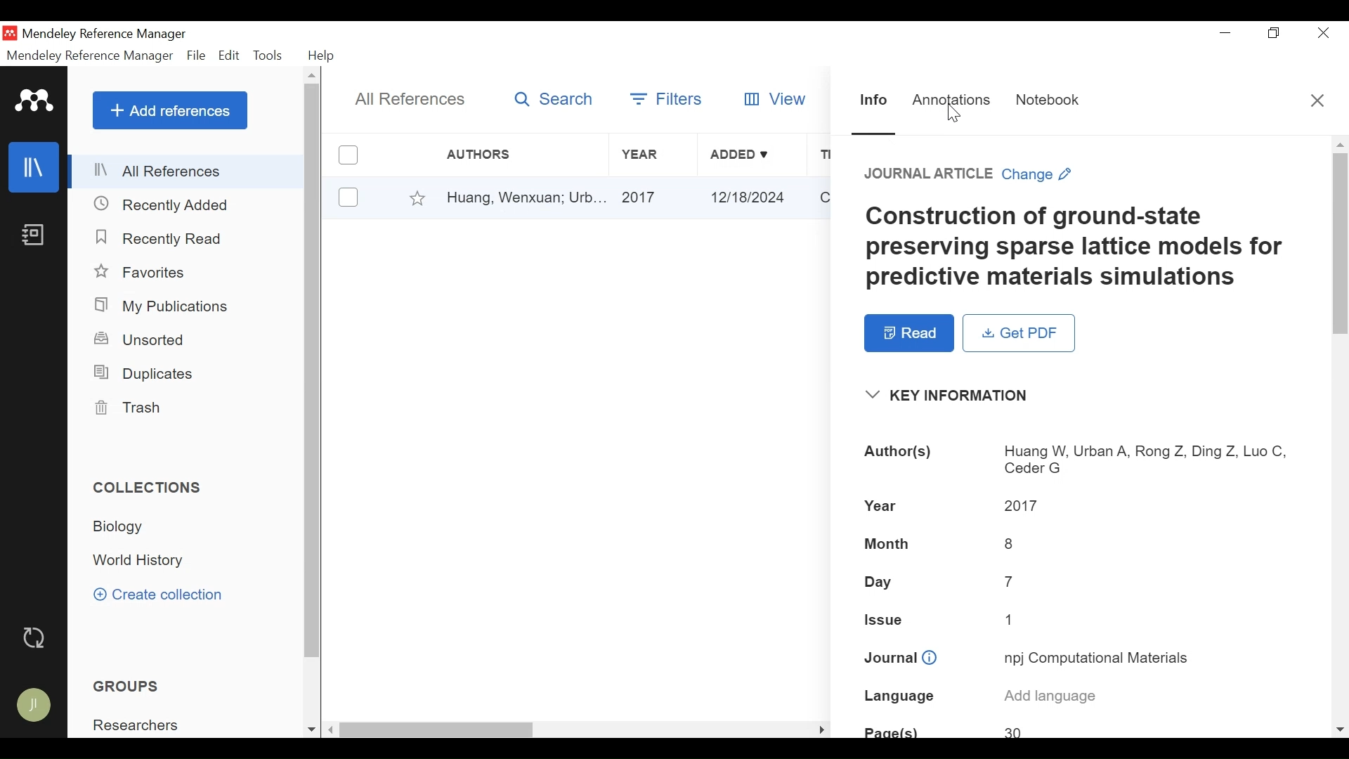 Image resolution: width=1349 pixels, height=759 pixels. What do you see at coordinates (883, 581) in the screenshot?
I see `Day` at bounding box center [883, 581].